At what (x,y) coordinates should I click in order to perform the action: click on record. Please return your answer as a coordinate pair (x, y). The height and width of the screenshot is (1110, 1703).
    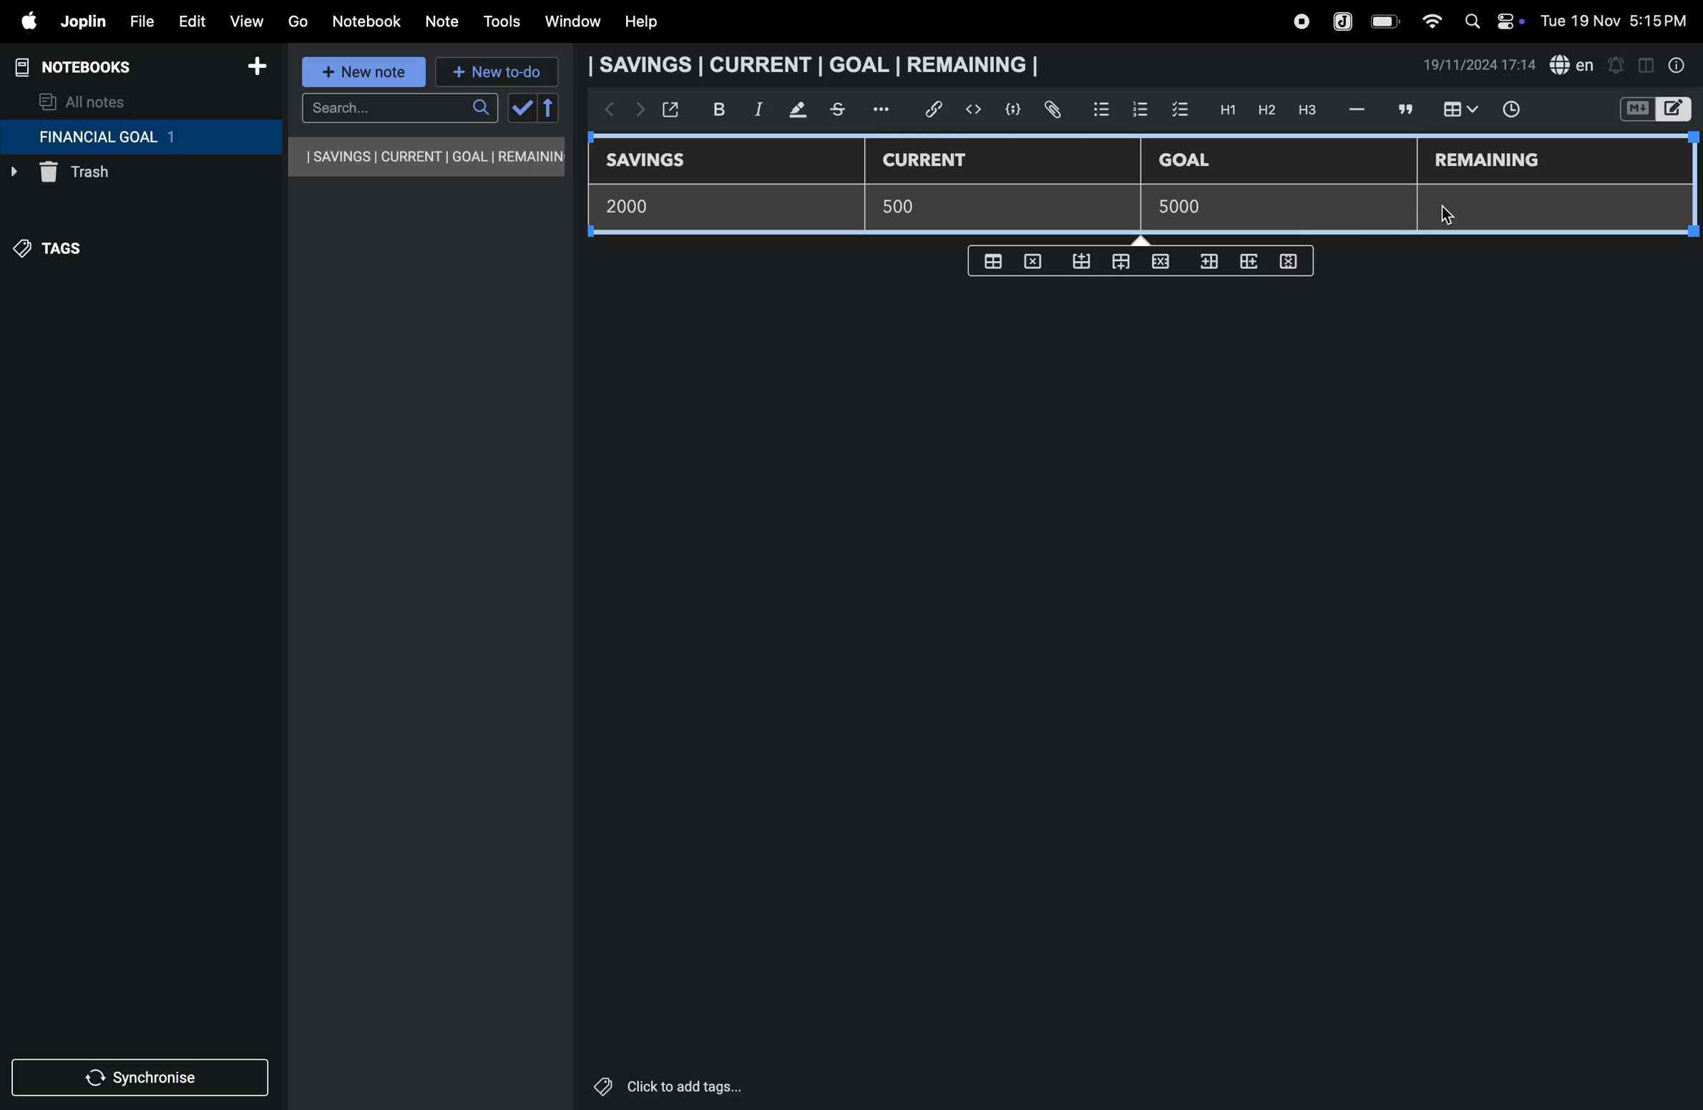
    Looking at the image, I should click on (1300, 21).